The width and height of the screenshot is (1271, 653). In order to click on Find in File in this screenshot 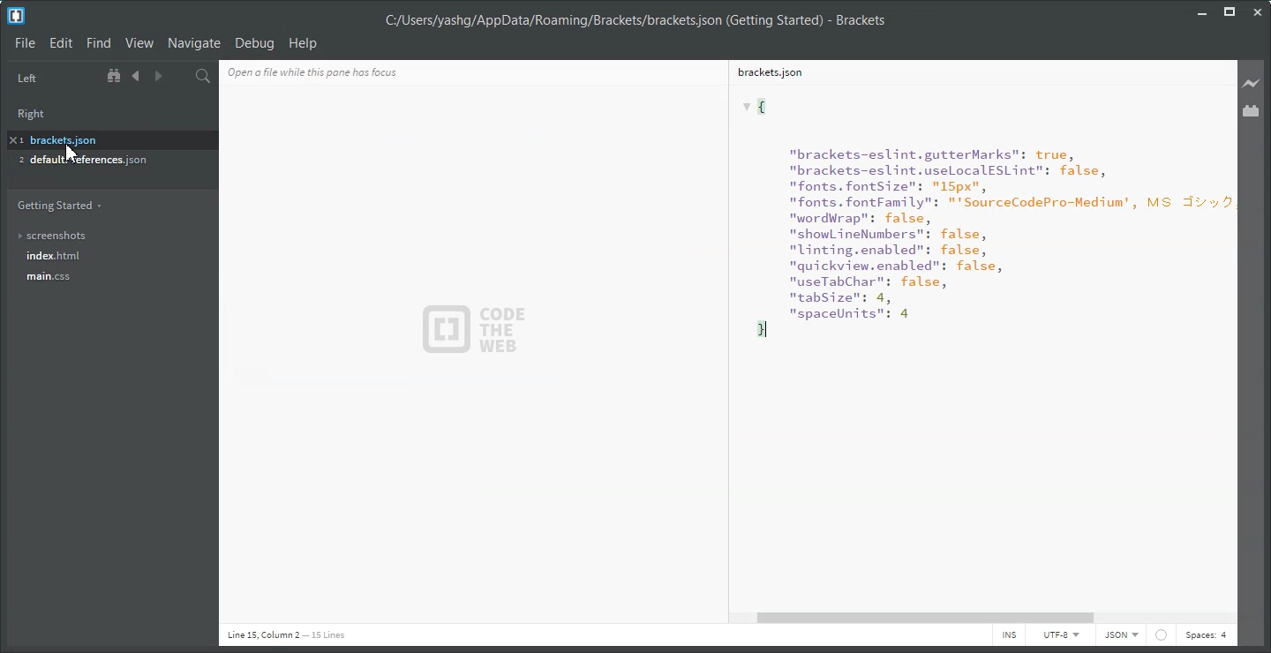, I will do `click(203, 76)`.